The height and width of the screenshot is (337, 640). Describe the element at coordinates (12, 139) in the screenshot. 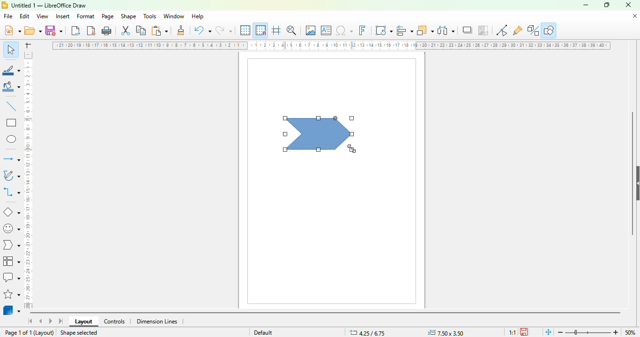

I see `ellipse` at that location.